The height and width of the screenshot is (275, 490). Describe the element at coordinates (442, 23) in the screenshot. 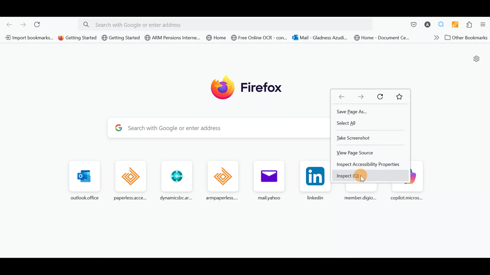

I see `Multiple search & highlight` at that location.